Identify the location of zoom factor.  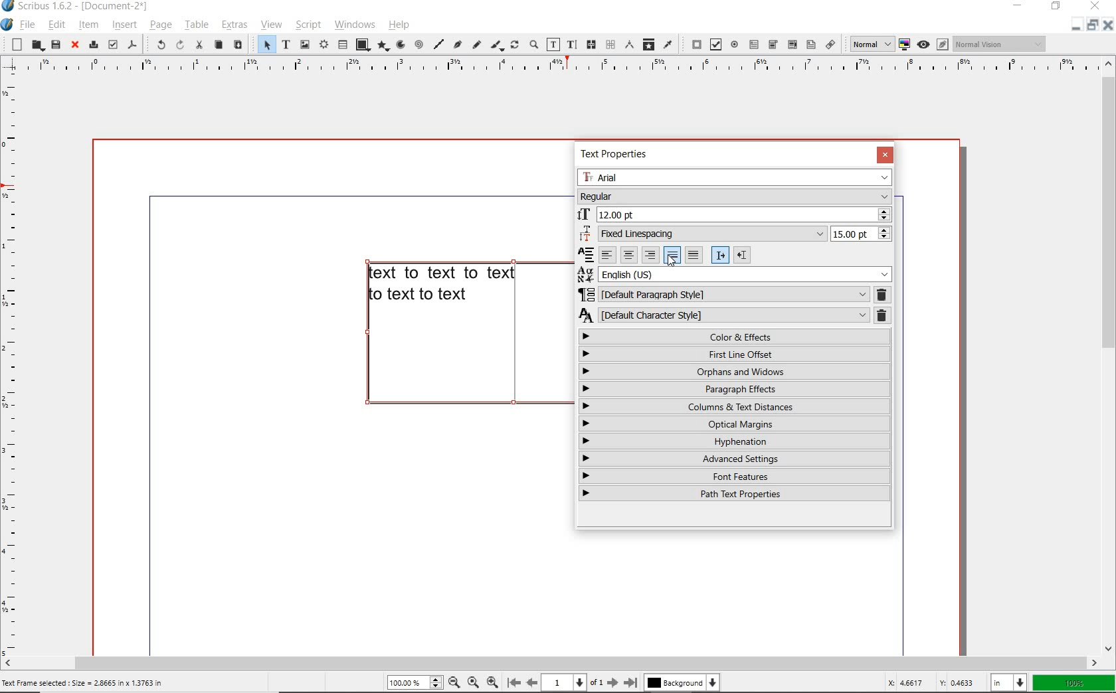
(1073, 682).